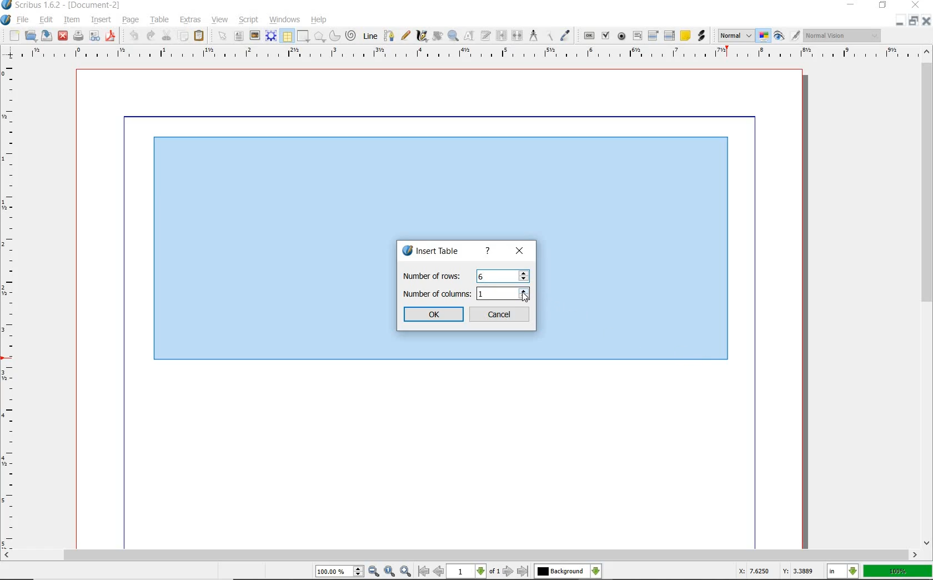 This screenshot has height=580, width=933. I want to click on zoom out, so click(374, 572).